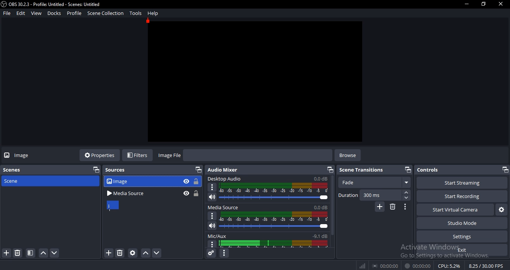 The height and width of the screenshot is (270, 510). Describe the element at coordinates (463, 224) in the screenshot. I see `studio mode` at that location.